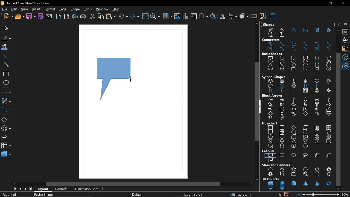 Image resolution: width=350 pixels, height=197 pixels. I want to click on gallery, so click(346, 49).